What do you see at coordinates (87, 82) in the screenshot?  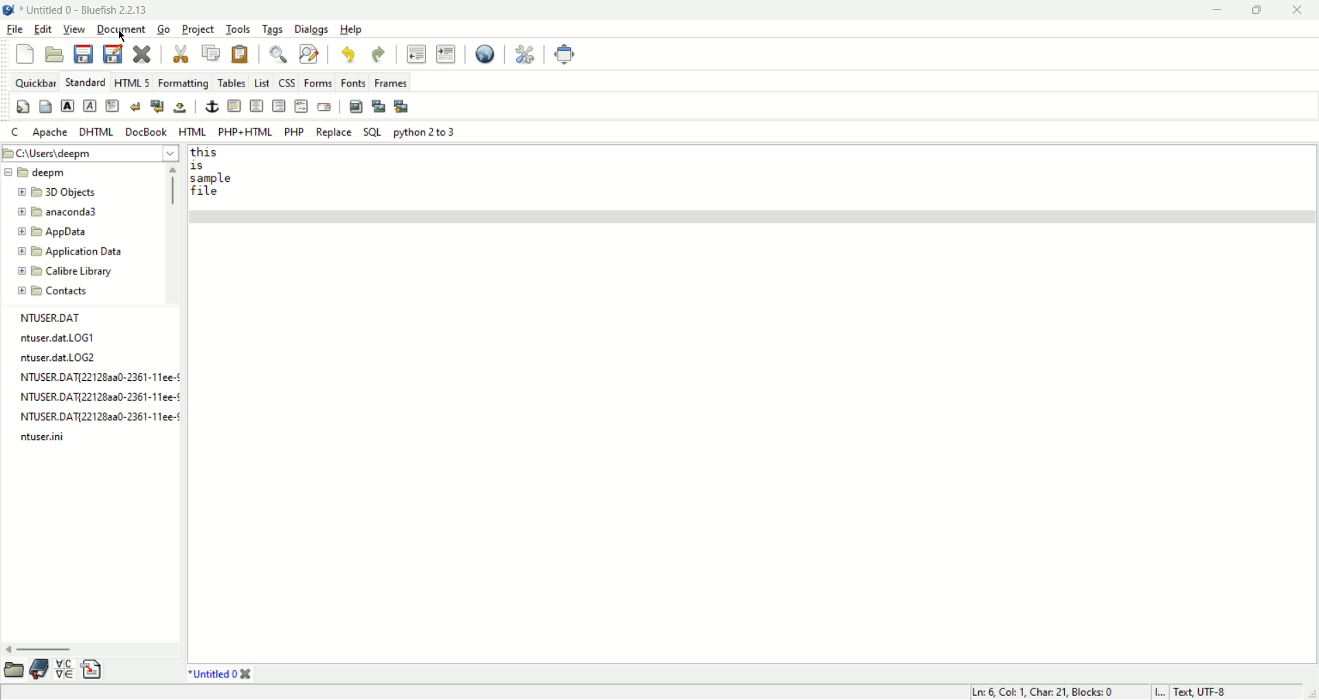 I see `standard` at bounding box center [87, 82].